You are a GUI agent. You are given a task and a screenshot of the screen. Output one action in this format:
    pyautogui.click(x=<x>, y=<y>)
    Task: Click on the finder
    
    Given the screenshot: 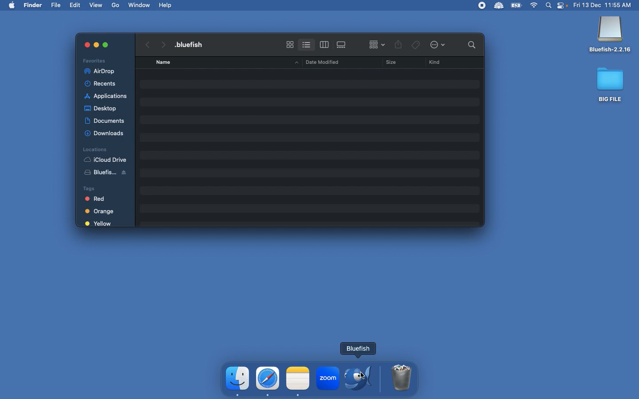 What is the action you would take?
    pyautogui.click(x=238, y=379)
    